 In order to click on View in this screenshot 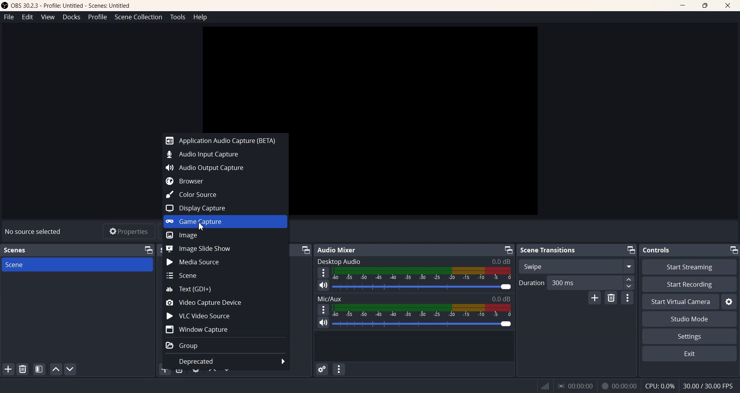, I will do `click(48, 17)`.